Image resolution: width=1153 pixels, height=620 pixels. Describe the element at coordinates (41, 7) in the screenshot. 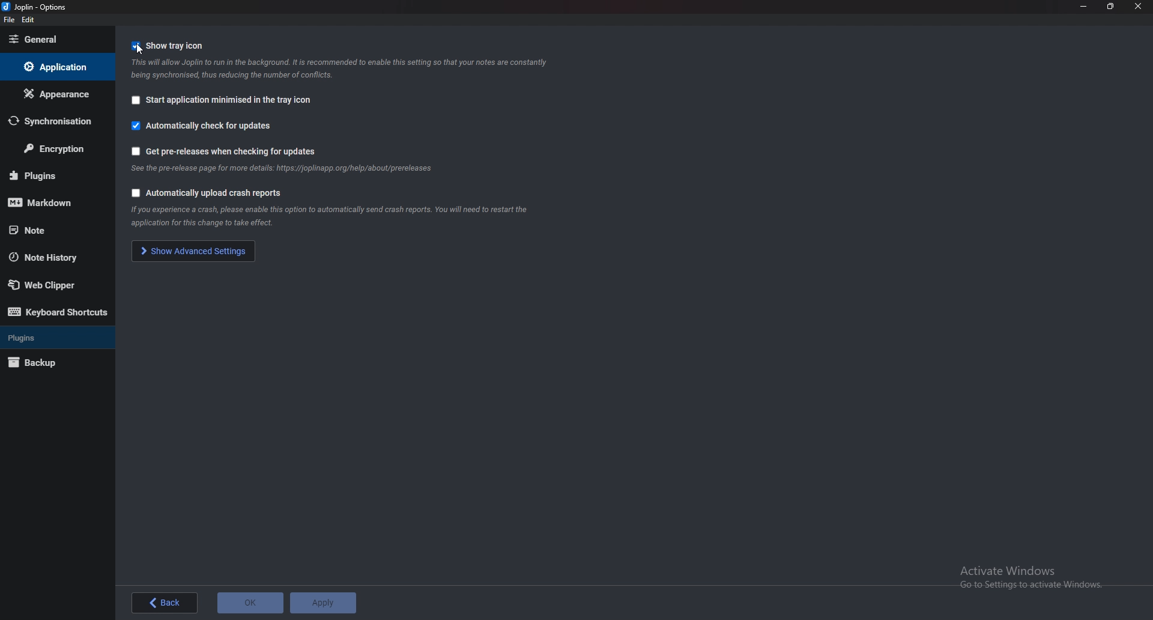

I see `joplin` at that location.